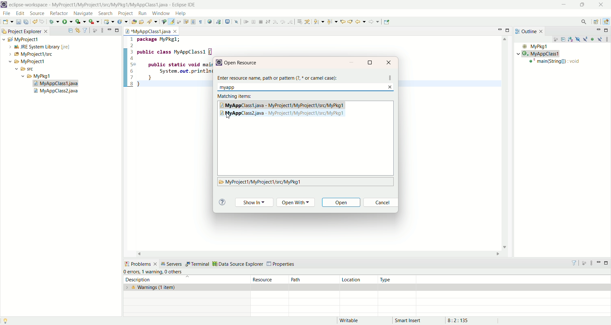  I want to click on project1, so click(23, 61).